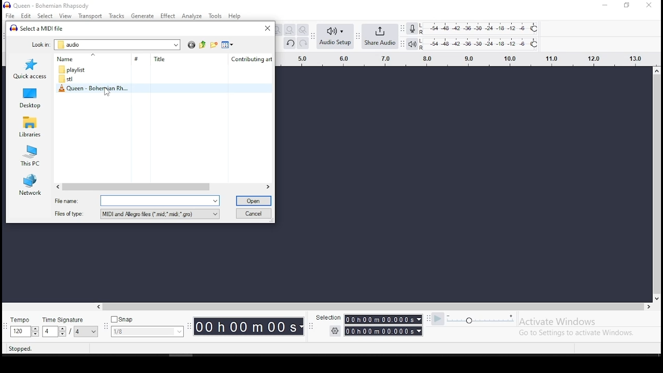 The image size is (663, 373). Describe the element at coordinates (335, 331) in the screenshot. I see `settings` at that location.